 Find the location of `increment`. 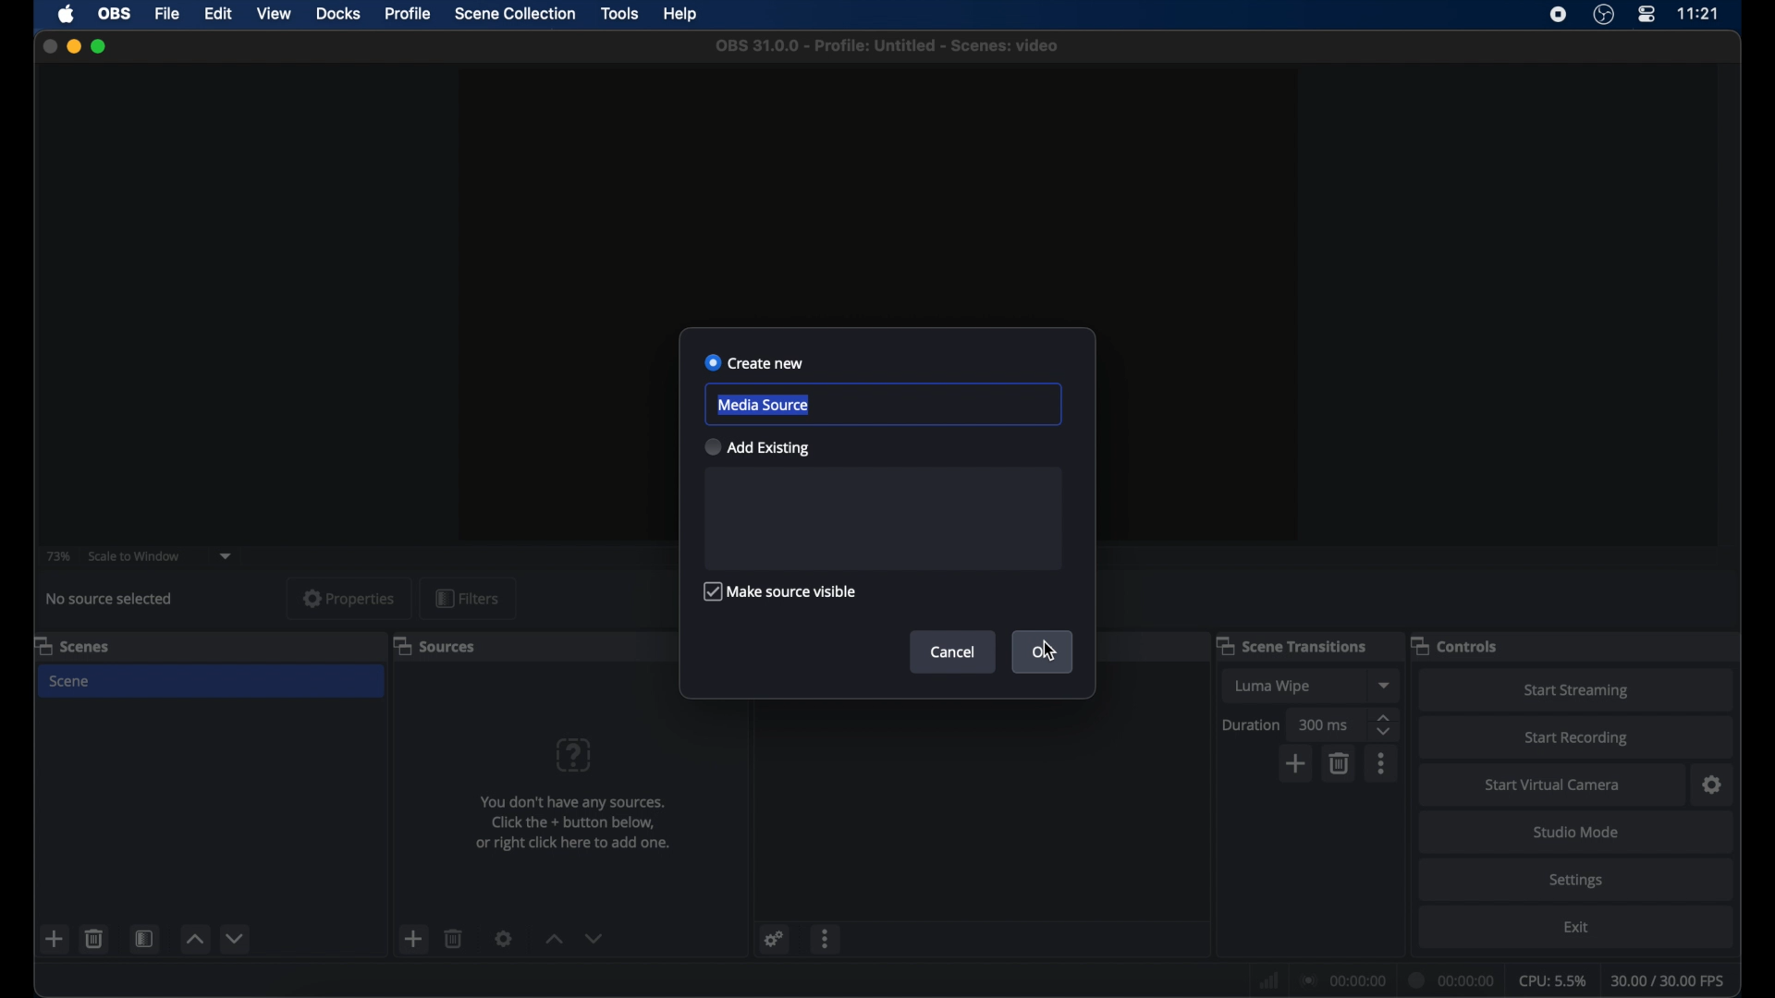

increment is located at coordinates (554, 940).